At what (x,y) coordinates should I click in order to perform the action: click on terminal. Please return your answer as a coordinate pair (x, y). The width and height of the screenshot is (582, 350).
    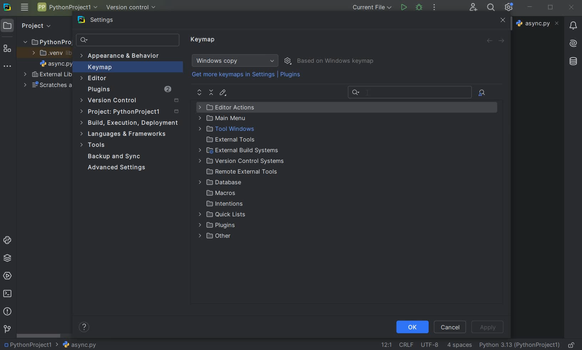
    Looking at the image, I should click on (8, 293).